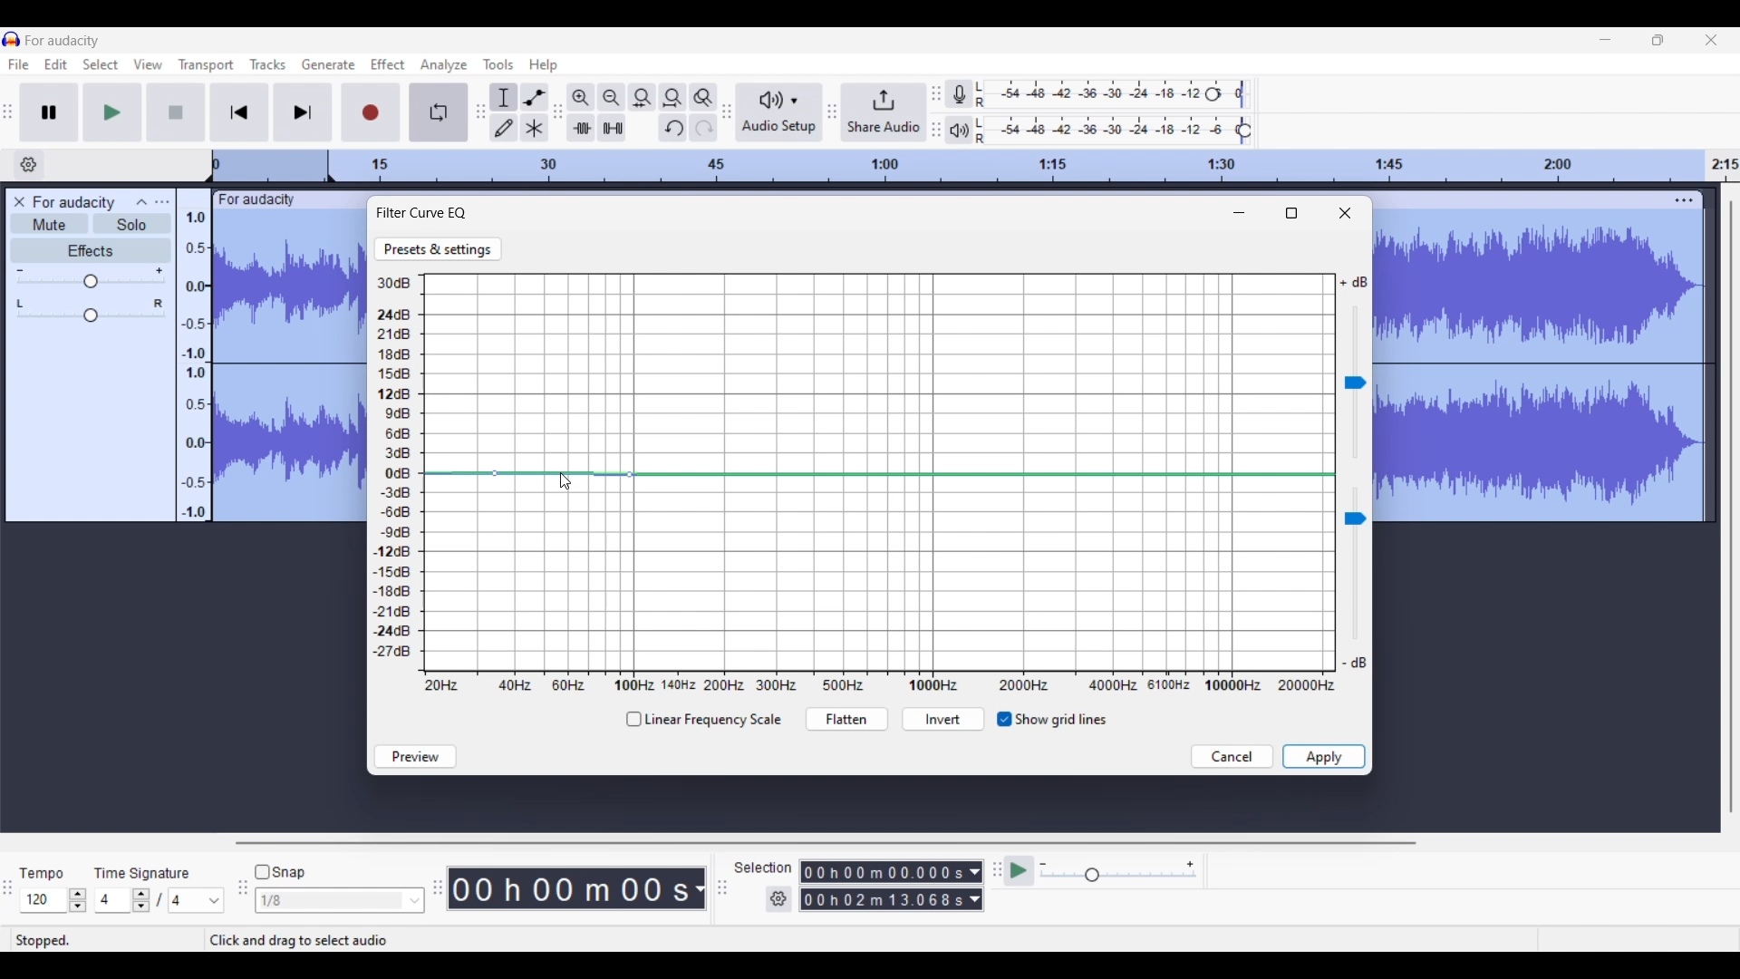 This screenshot has height=979, width=1740. I want to click on Mute, so click(49, 224).